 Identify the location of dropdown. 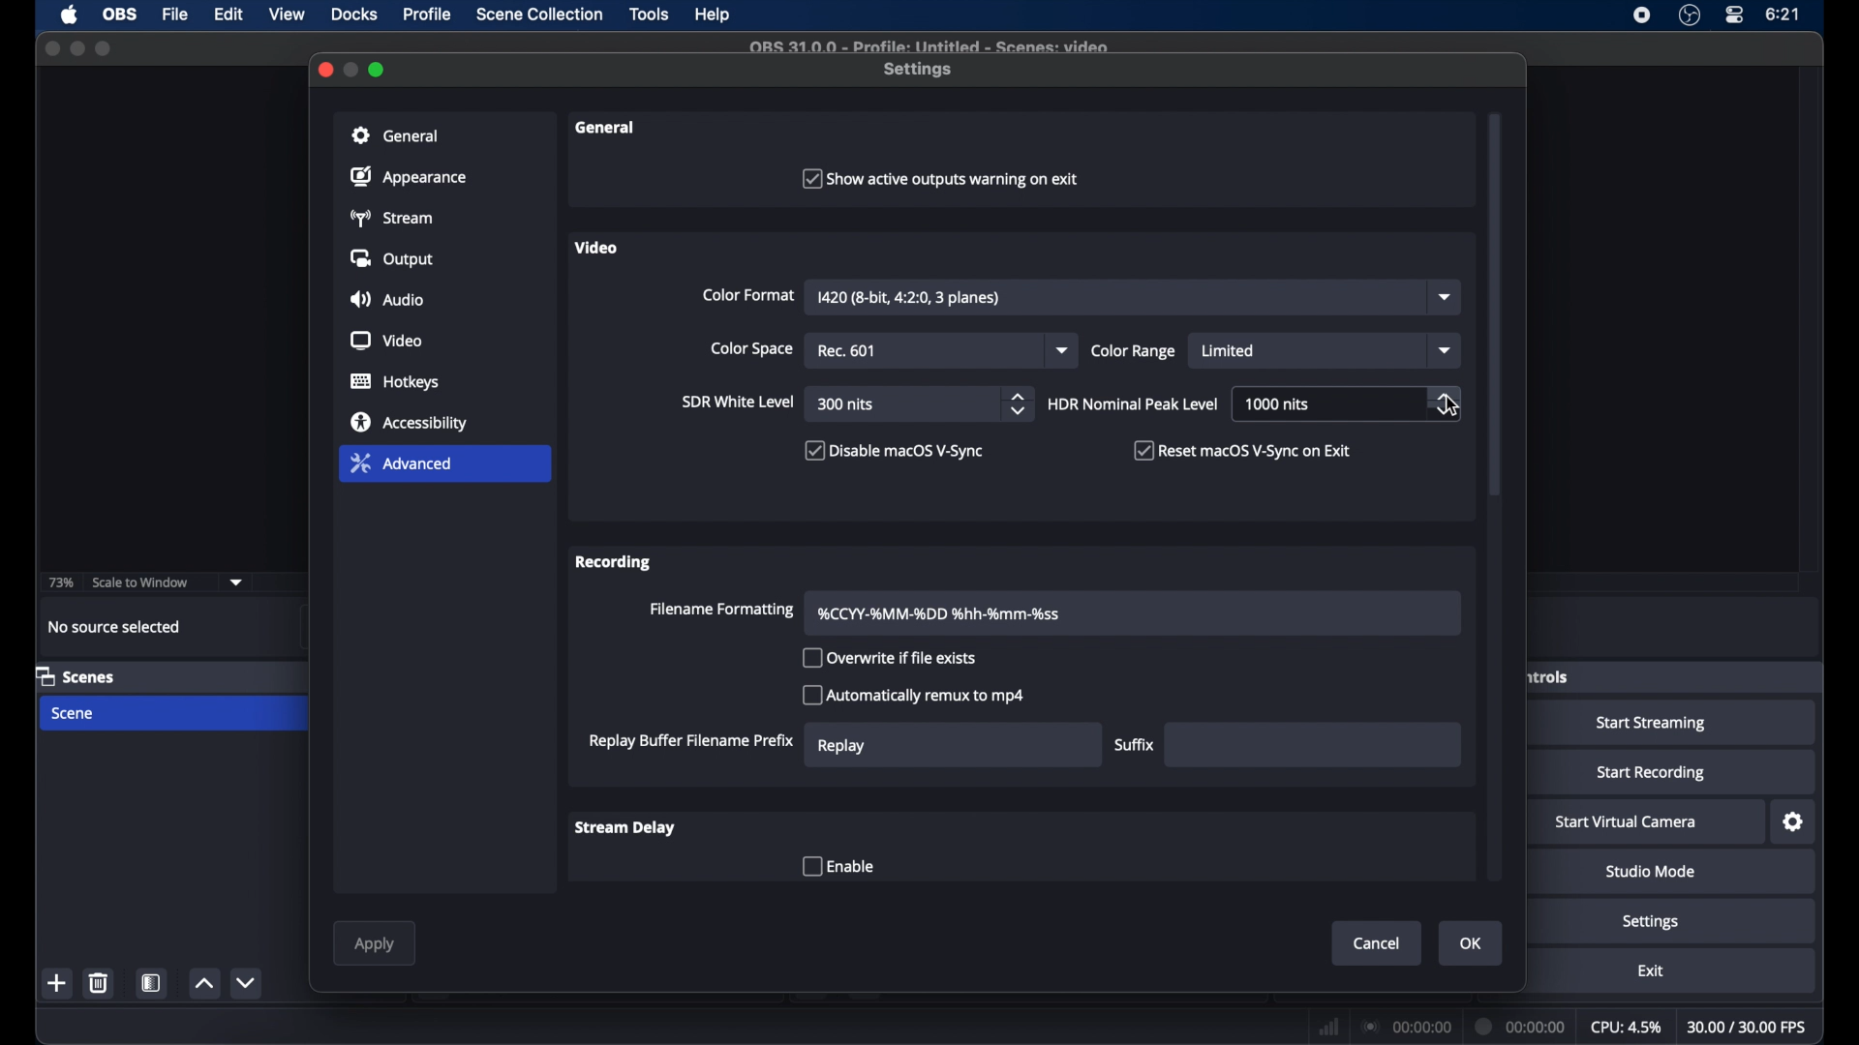
(1063, 350).